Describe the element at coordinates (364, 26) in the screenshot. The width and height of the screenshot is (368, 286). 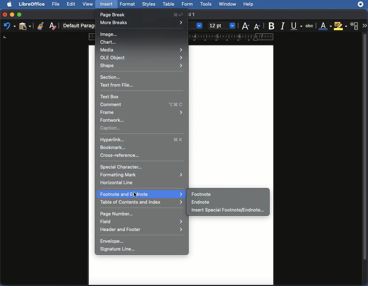
I see `More` at that location.